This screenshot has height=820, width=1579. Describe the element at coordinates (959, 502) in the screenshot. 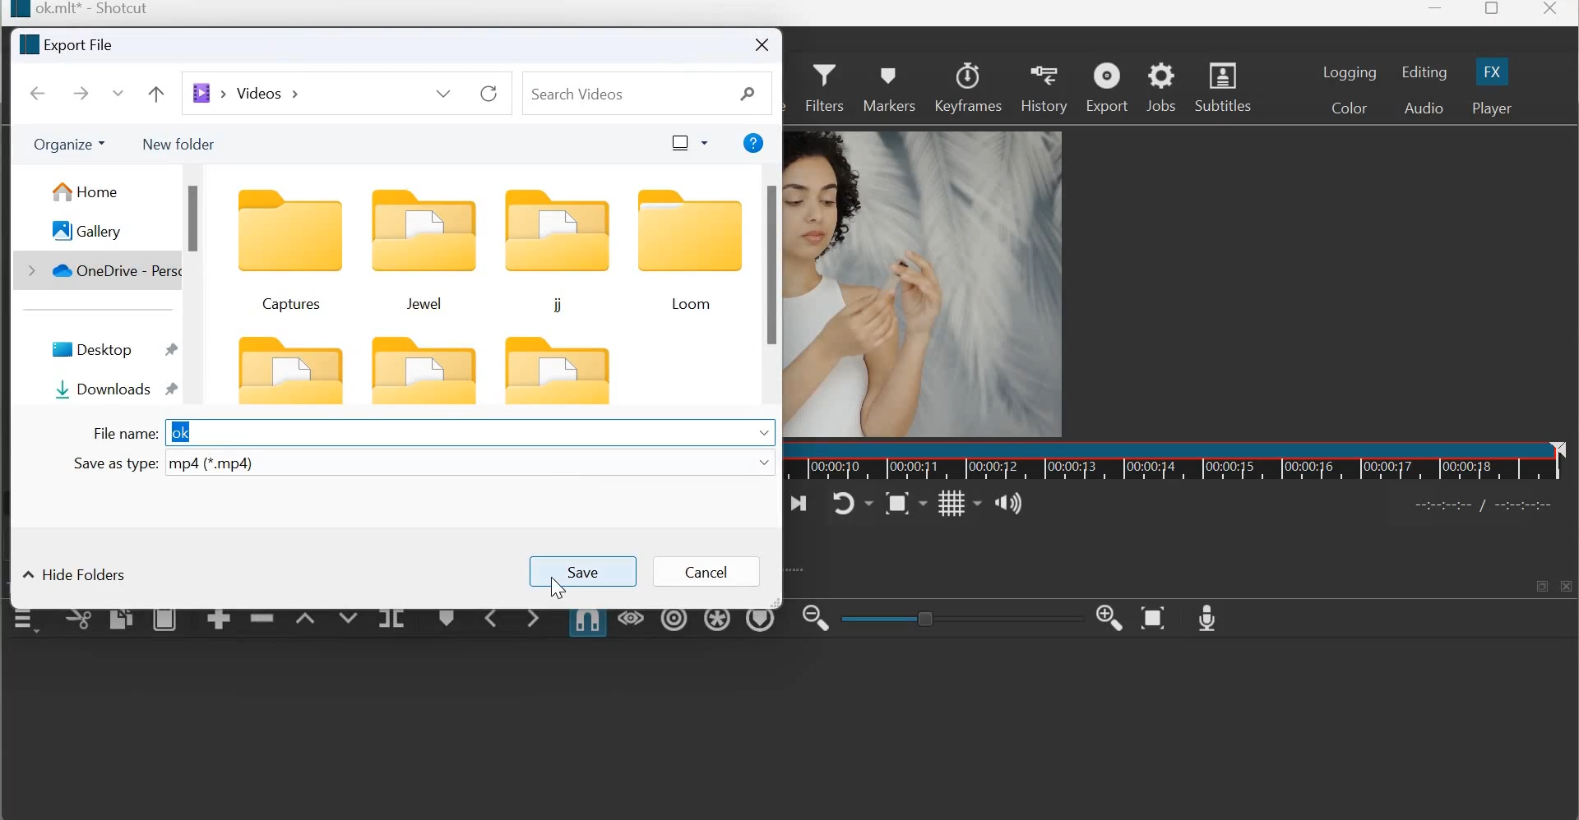

I see `Toggle grid display on the player` at that location.